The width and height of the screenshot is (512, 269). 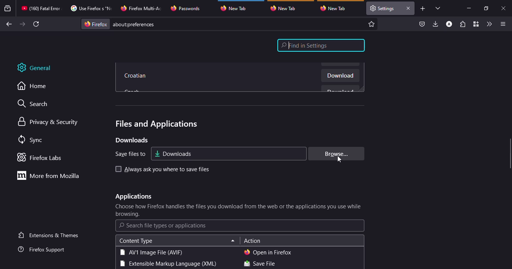 What do you see at coordinates (237, 7) in the screenshot?
I see `tab` at bounding box center [237, 7].